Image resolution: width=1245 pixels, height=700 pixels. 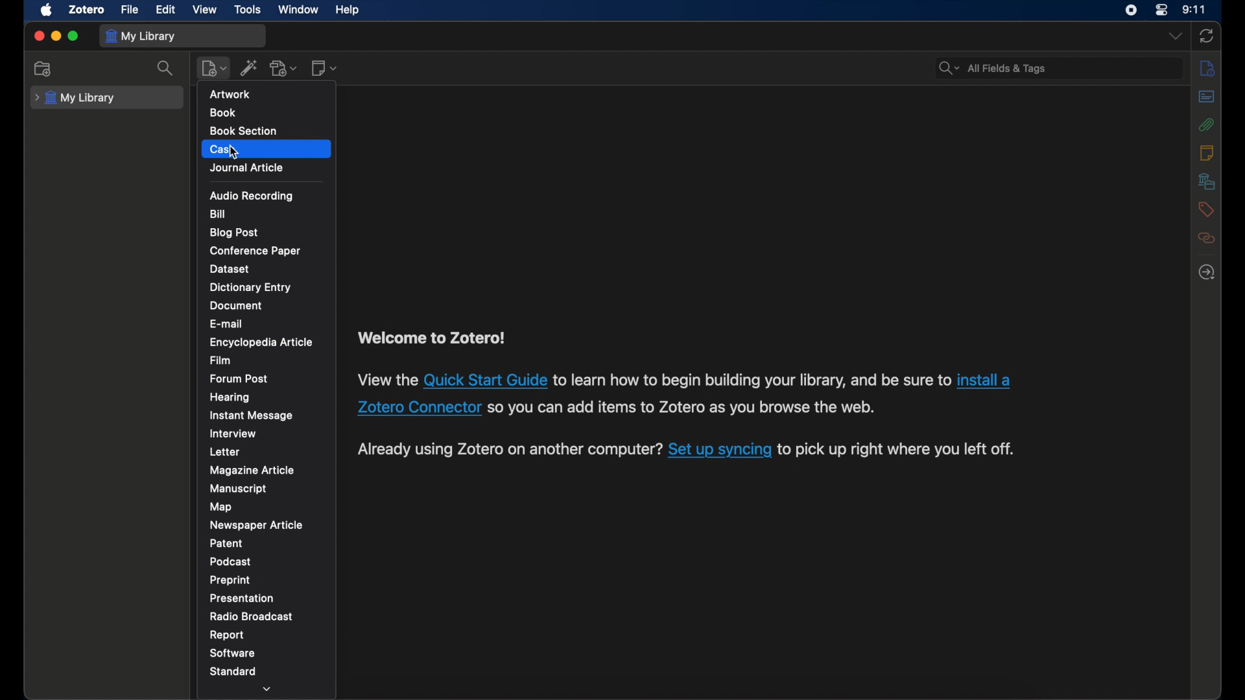 What do you see at coordinates (1206, 125) in the screenshot?
I see `attachments` at bounding box center [1206, 125].